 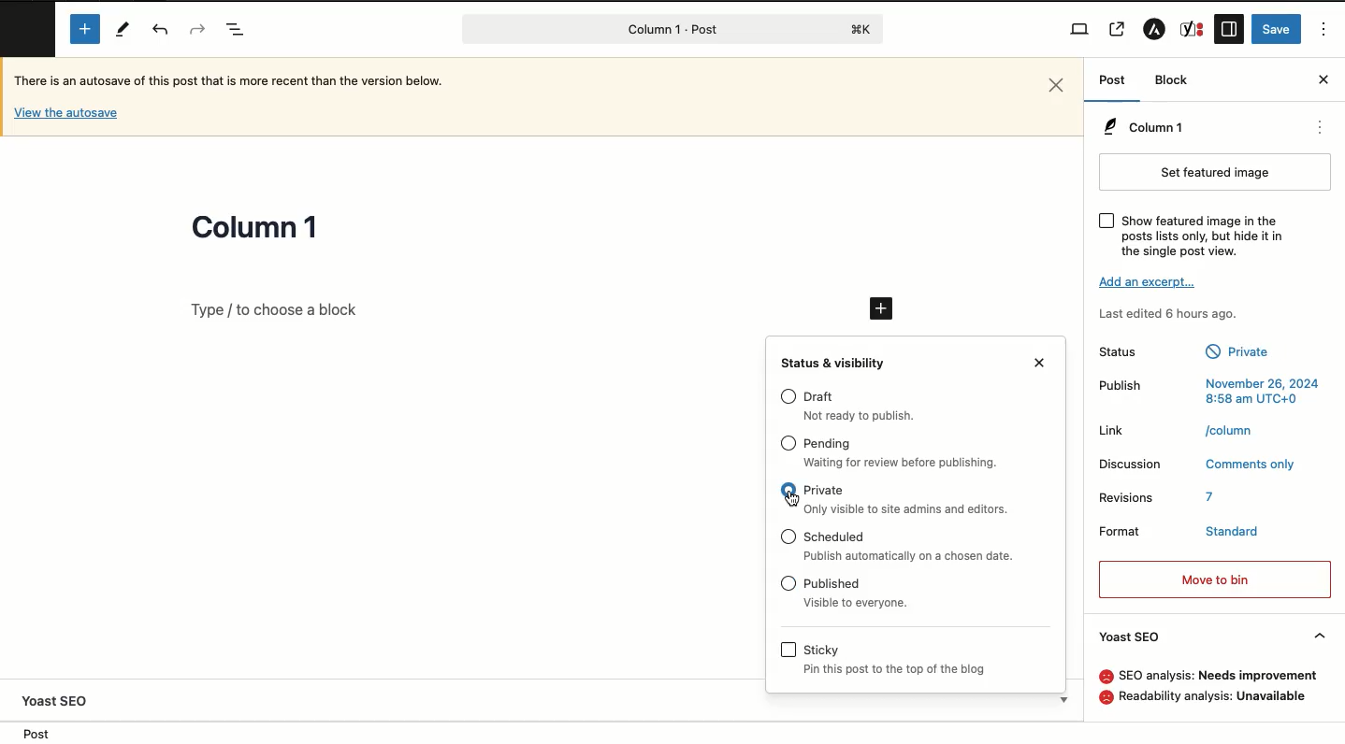 What do you see at coordinates (922, 668) in the screenshot?
I see `Password protected` at bounding box center [922, 668].